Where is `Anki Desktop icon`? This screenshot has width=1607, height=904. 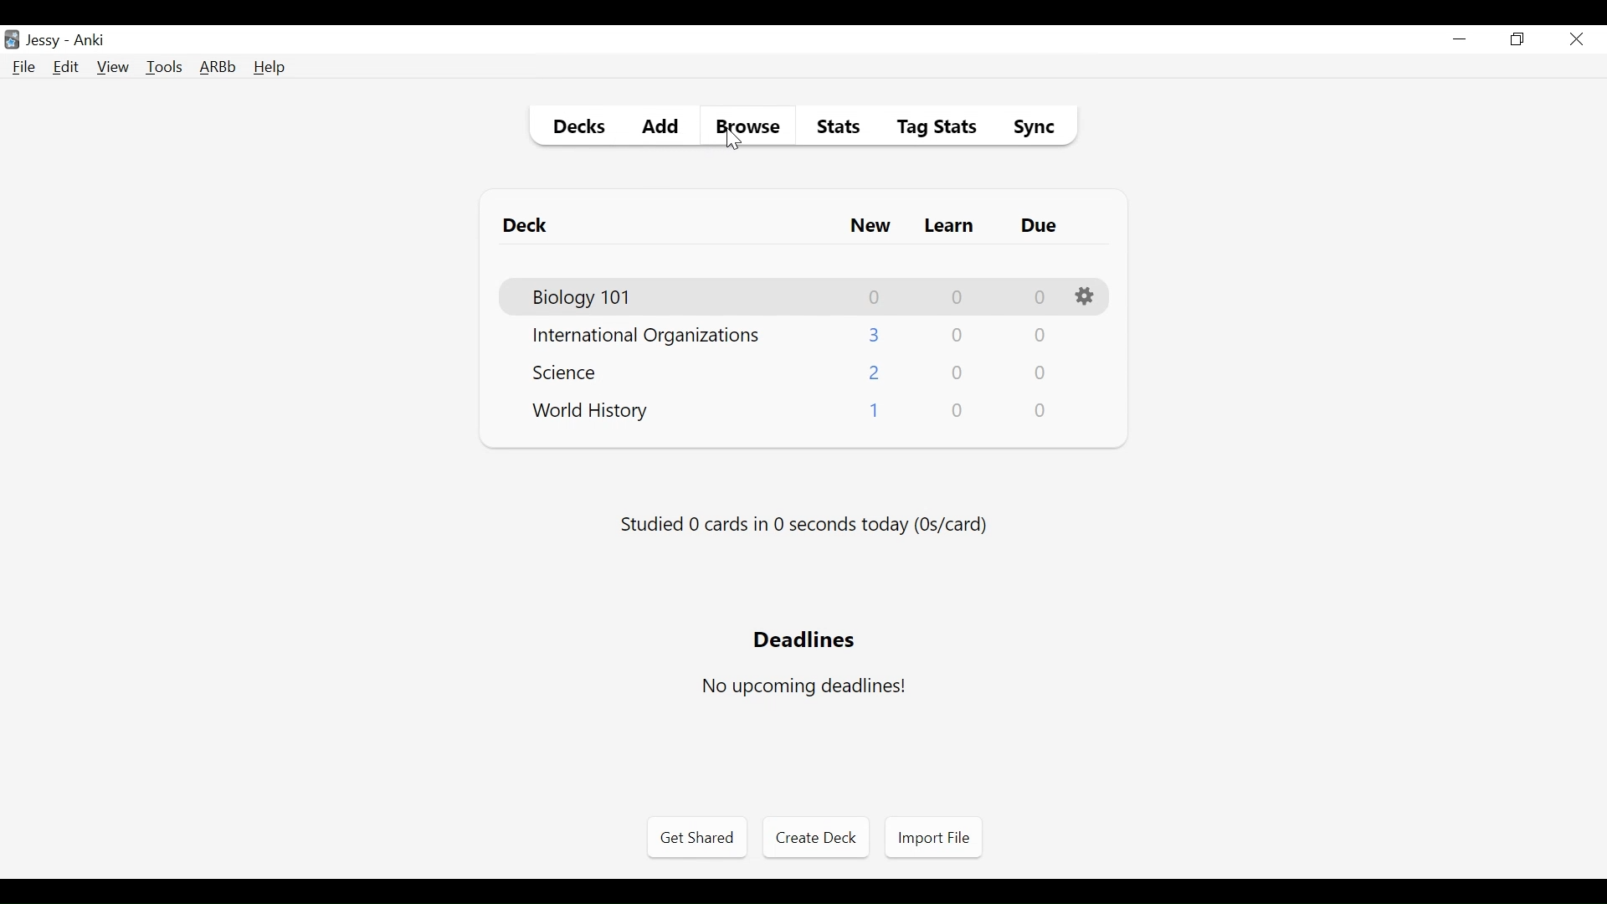 Anki Desktop icon is located at coordinates (12, 40).